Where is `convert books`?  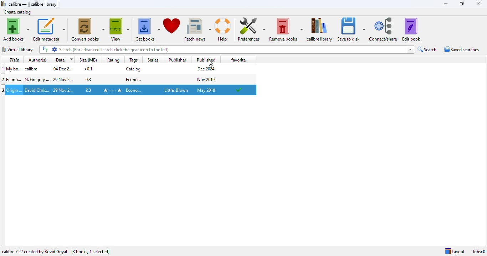
convert books is located at coordinates (88, 30).